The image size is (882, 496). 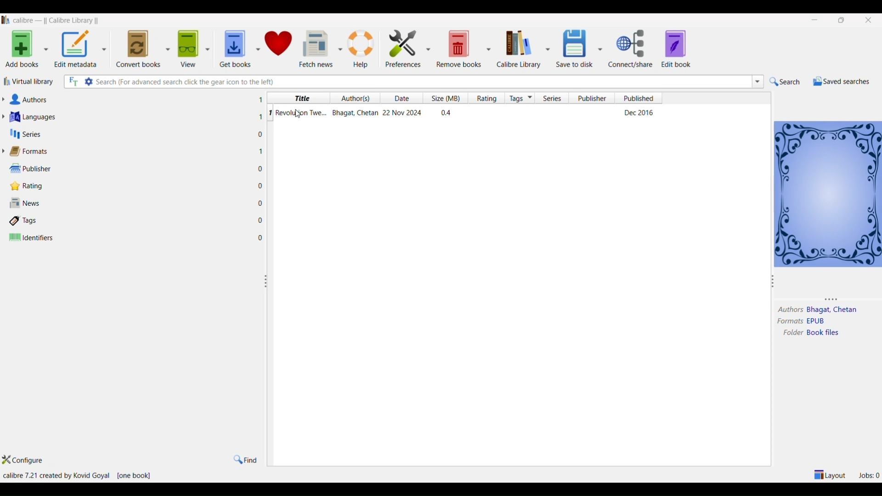 I want to click on 1, so click(x=260, y=100).